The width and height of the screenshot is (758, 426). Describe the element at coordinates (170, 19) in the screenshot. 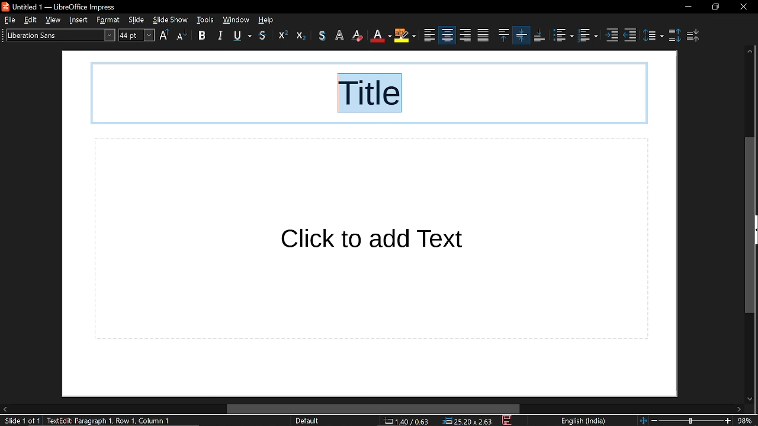

I see `slide show` at that location.